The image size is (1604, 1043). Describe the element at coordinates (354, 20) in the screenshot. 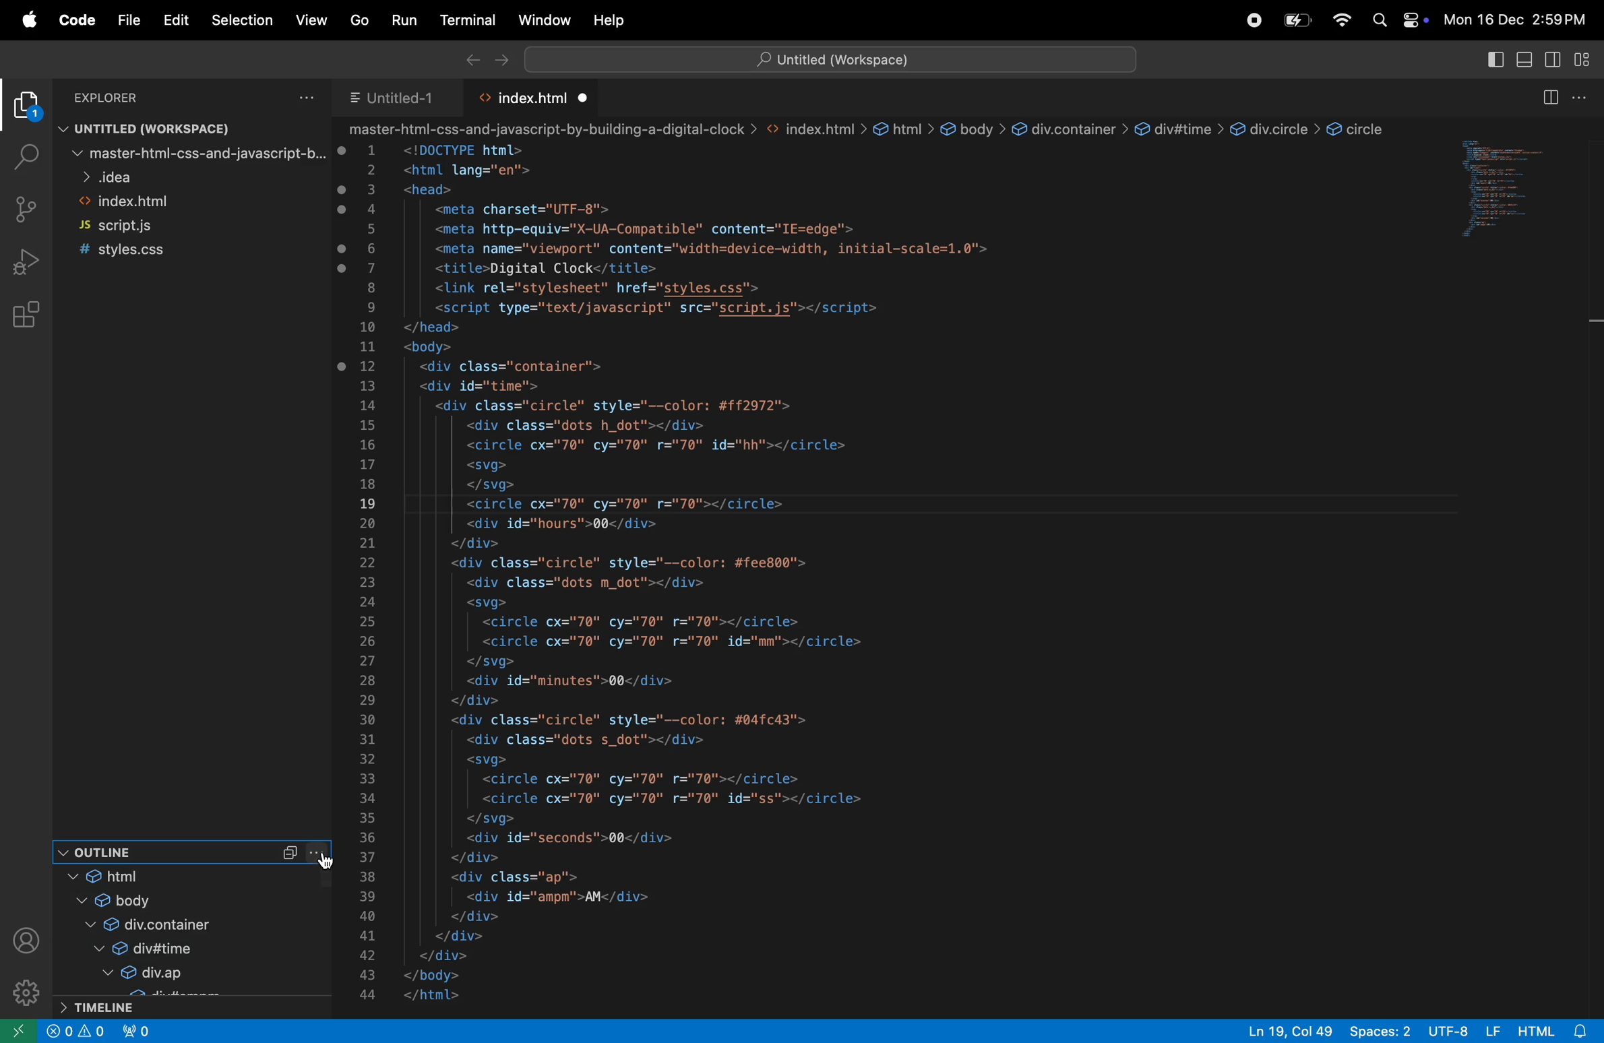

I see `Go` at that location.